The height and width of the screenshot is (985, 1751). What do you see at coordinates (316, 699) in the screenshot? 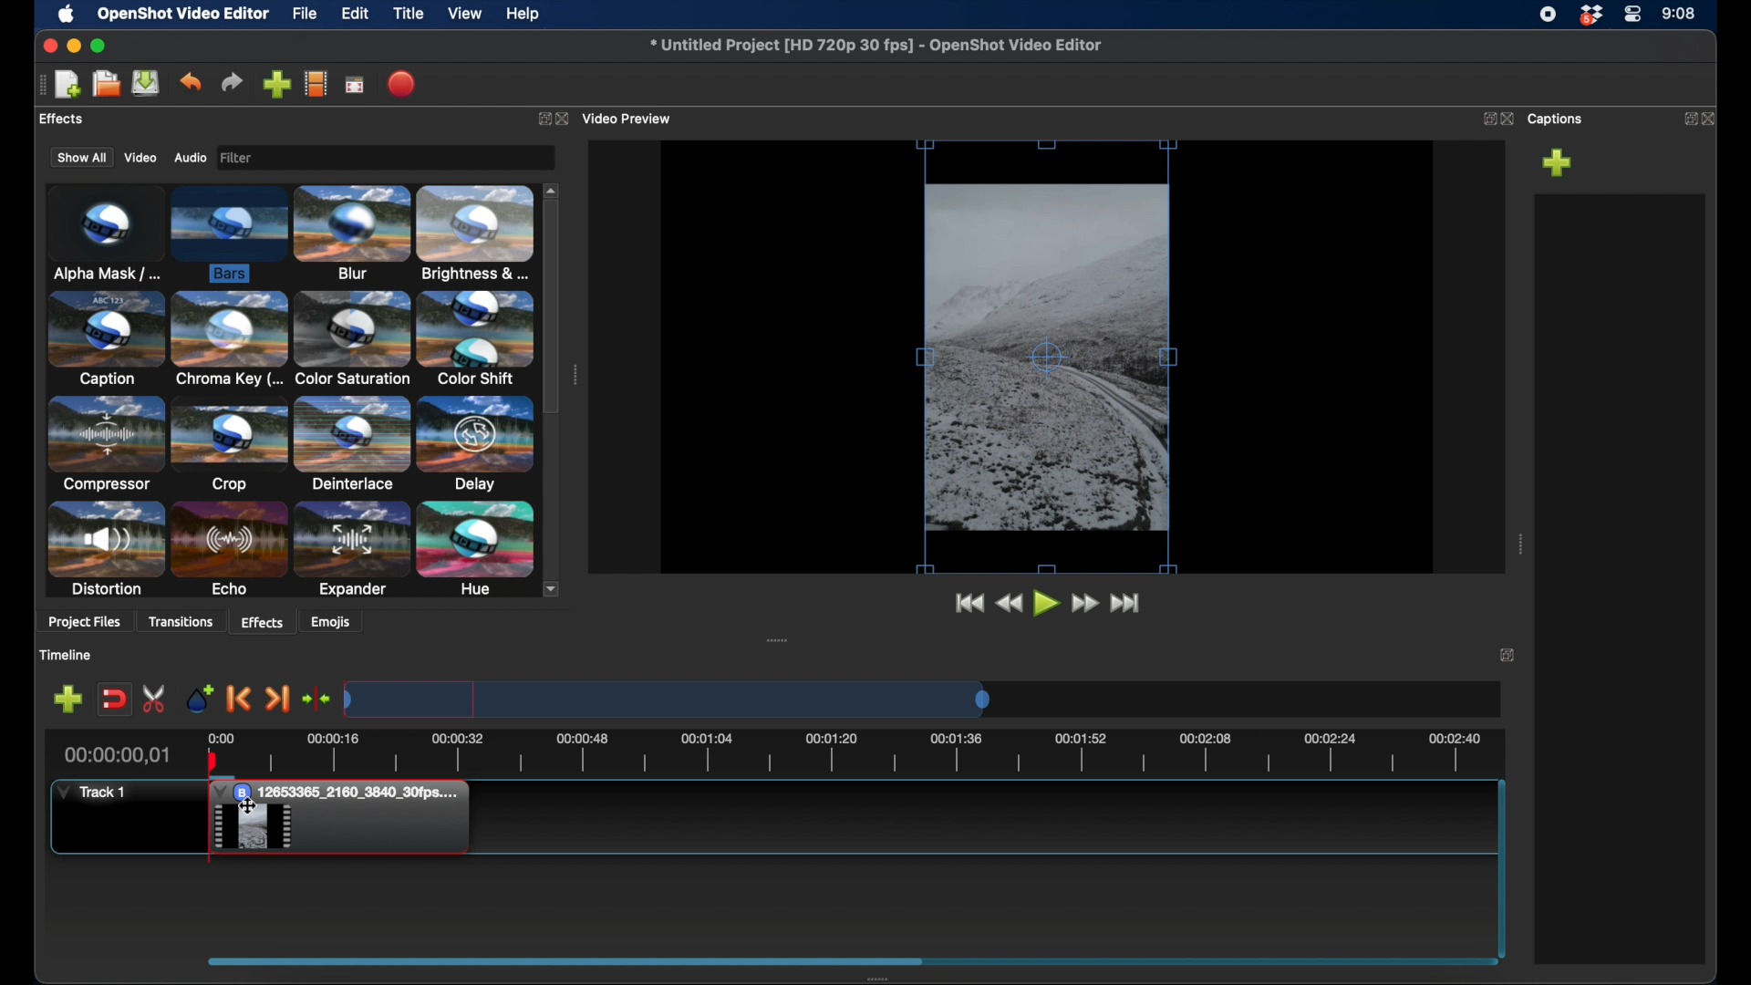
I see `center playhead on the timeline` at bounding box center [316, 699].